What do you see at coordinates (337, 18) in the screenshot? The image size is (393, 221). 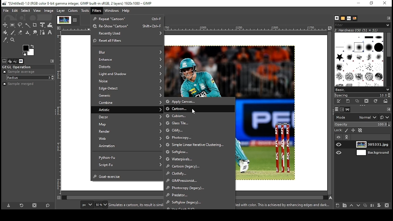 I see `brushes` at bounding box center [337, 18].